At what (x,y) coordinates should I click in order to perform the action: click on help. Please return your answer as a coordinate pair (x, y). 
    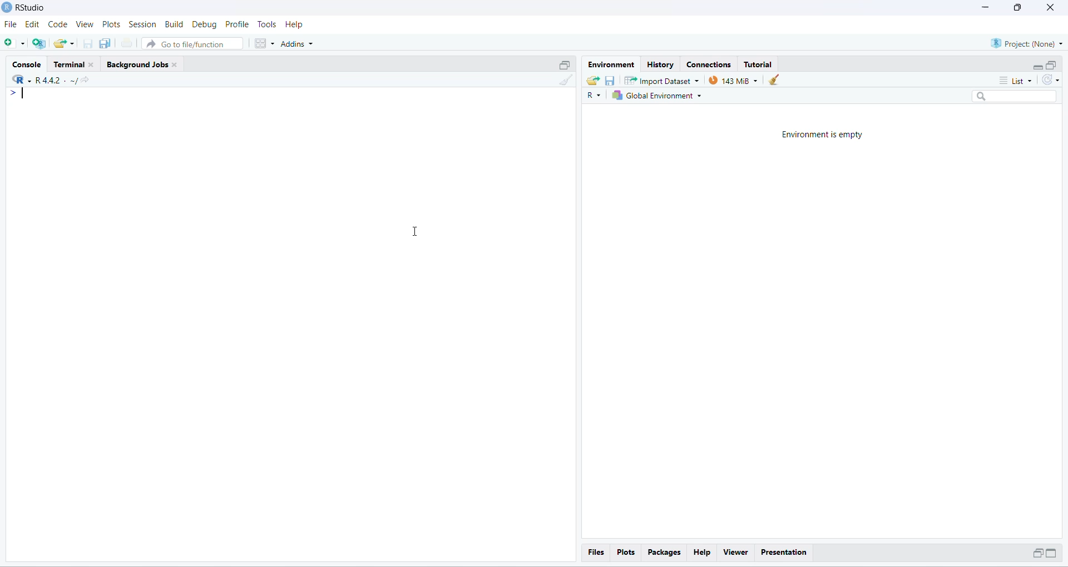
    Looking at the image, I should click on (294, 25).